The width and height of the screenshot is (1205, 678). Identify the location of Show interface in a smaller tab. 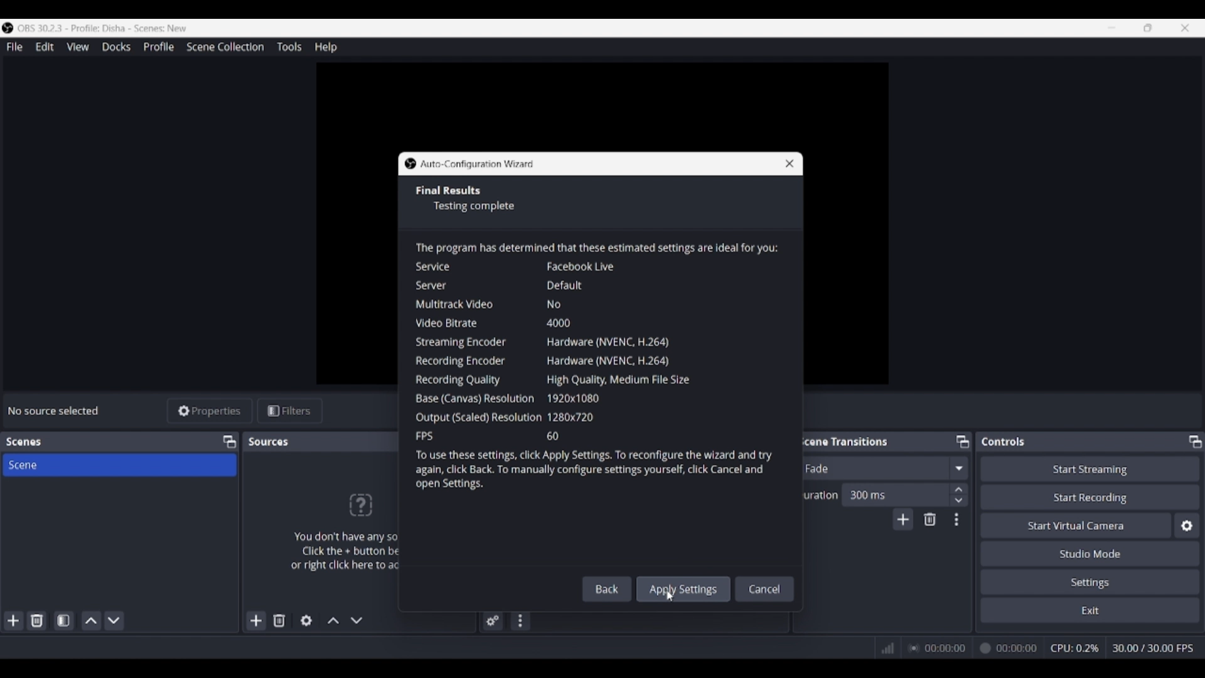
(1148, 28).